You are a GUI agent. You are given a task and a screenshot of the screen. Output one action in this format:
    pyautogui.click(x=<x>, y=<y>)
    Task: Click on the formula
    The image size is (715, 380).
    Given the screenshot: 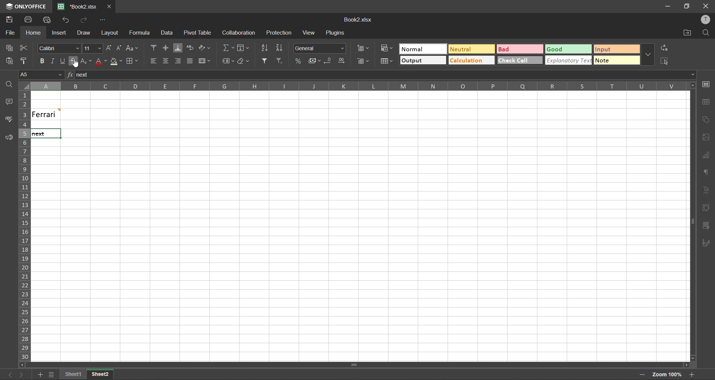 What is the action you would take?
    pyautogui.click(x=140, y=34)
    